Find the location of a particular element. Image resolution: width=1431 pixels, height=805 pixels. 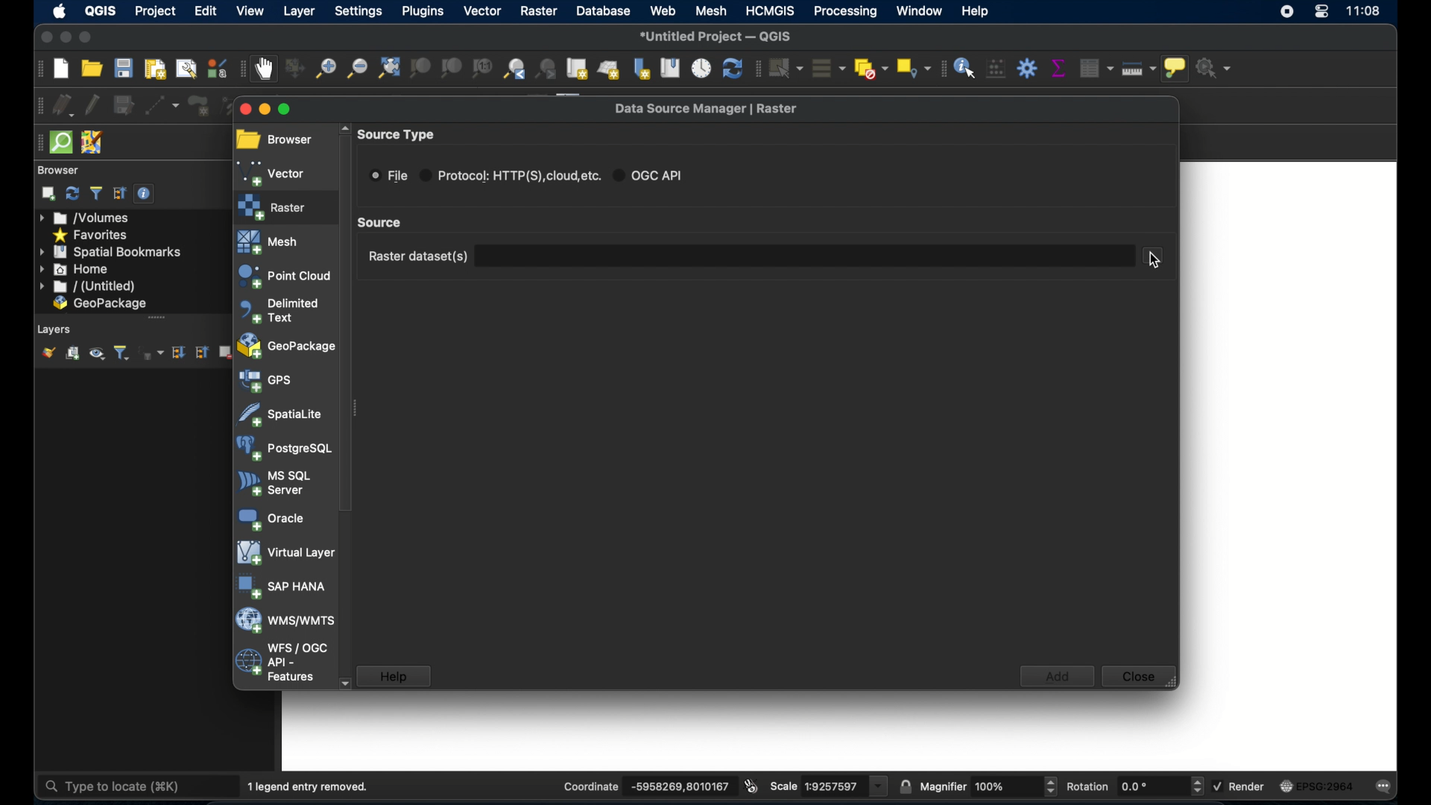

coordinate is located at coordinates (677, 786).